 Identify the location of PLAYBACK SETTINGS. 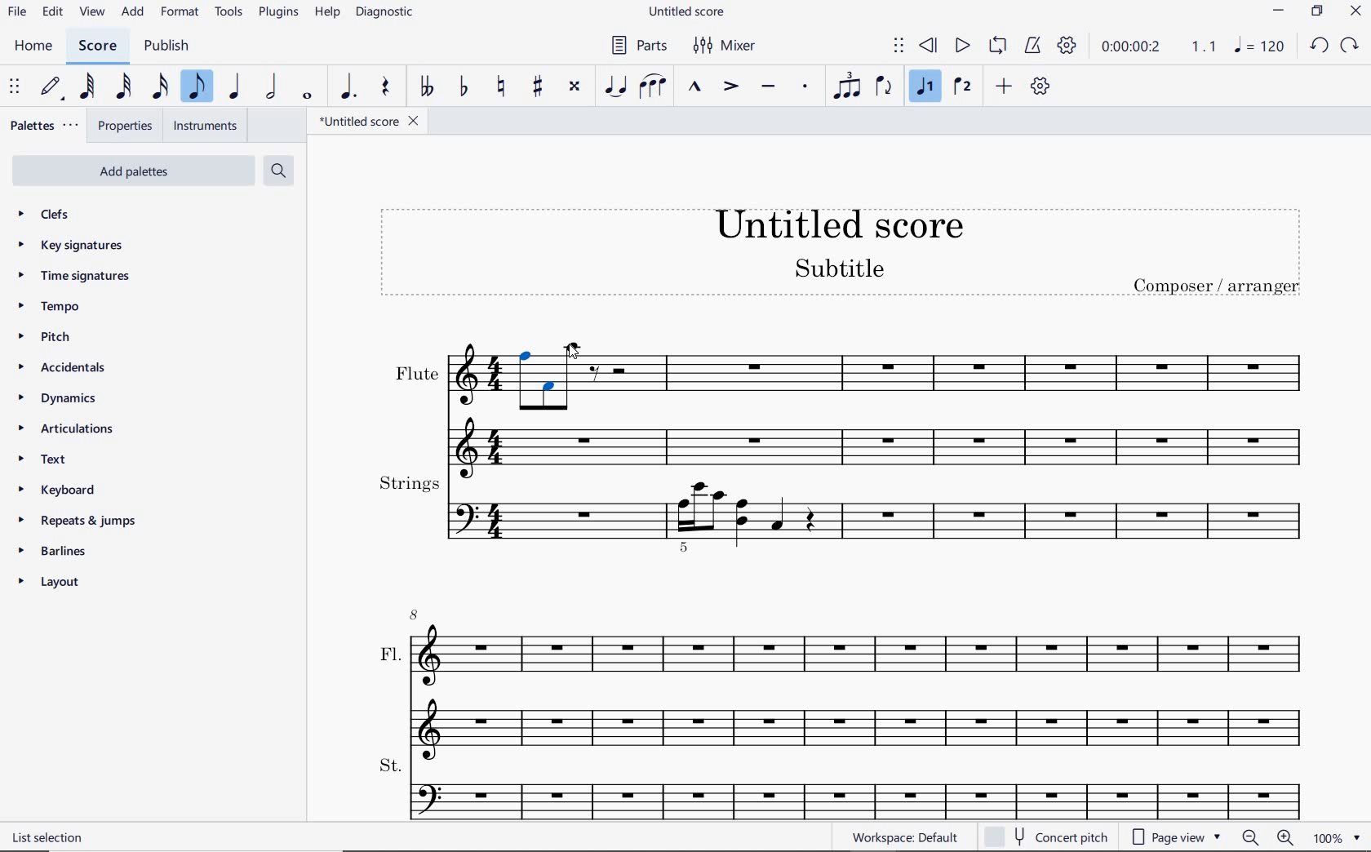
(1067, 45).